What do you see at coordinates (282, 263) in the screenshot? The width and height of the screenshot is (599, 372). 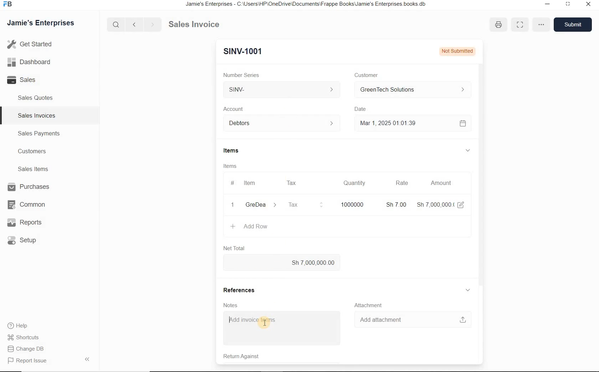 I see `Sh 7,000,000.00` at bounding box center [282, 263].